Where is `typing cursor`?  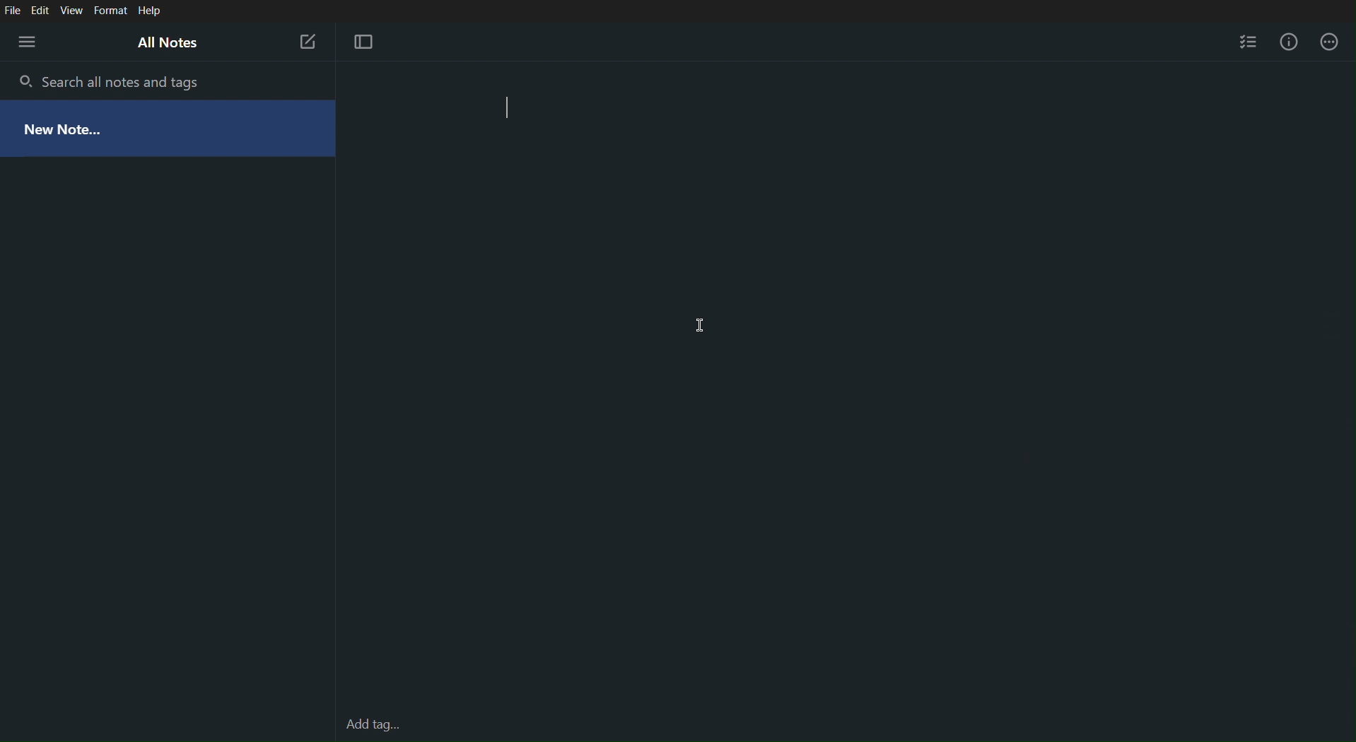
typing cursor is located at coordinates (510, 109).